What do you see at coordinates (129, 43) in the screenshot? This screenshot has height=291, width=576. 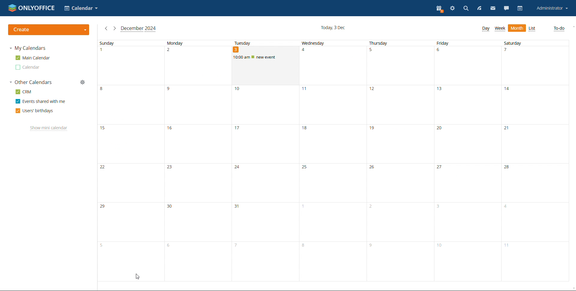 I see `Sunday` at bounding box center [129, 43].